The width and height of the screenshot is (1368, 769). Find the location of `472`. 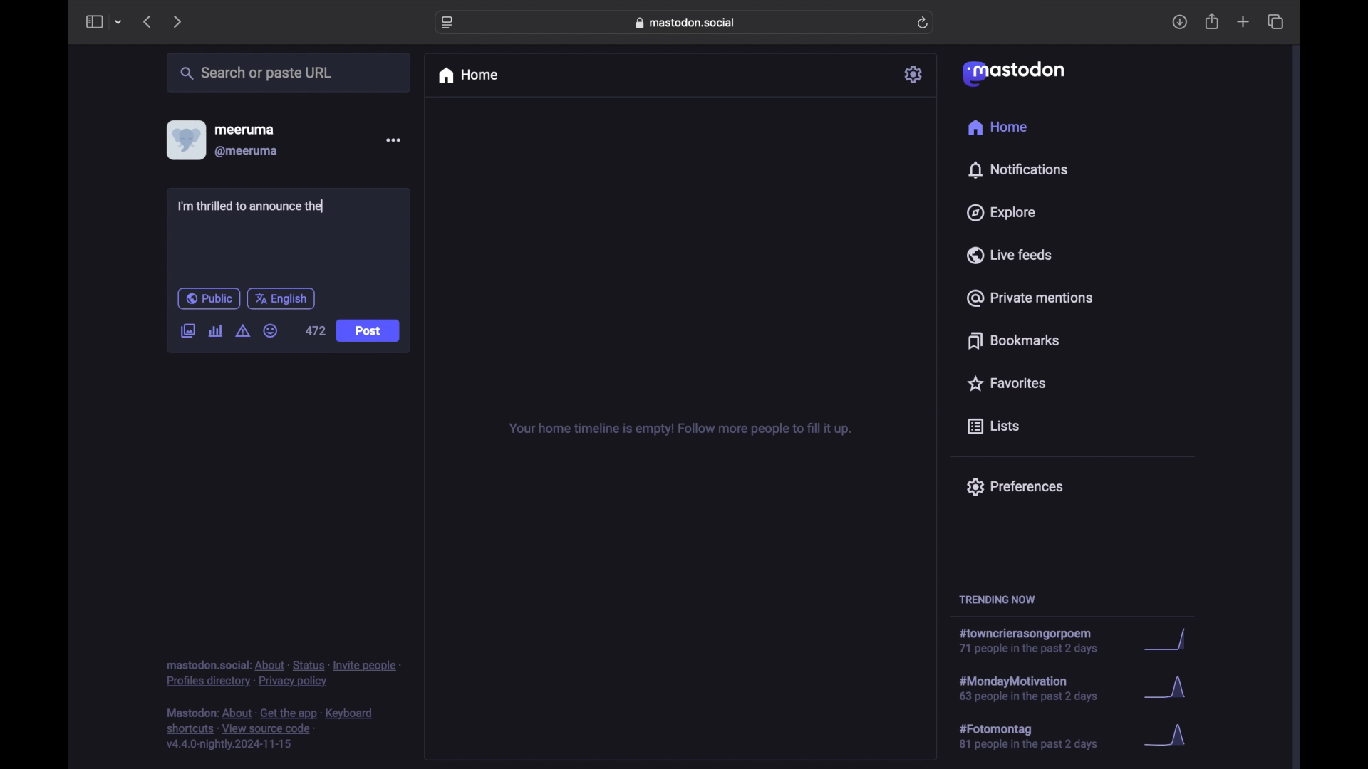

472 is located at coordinates (316, 330).